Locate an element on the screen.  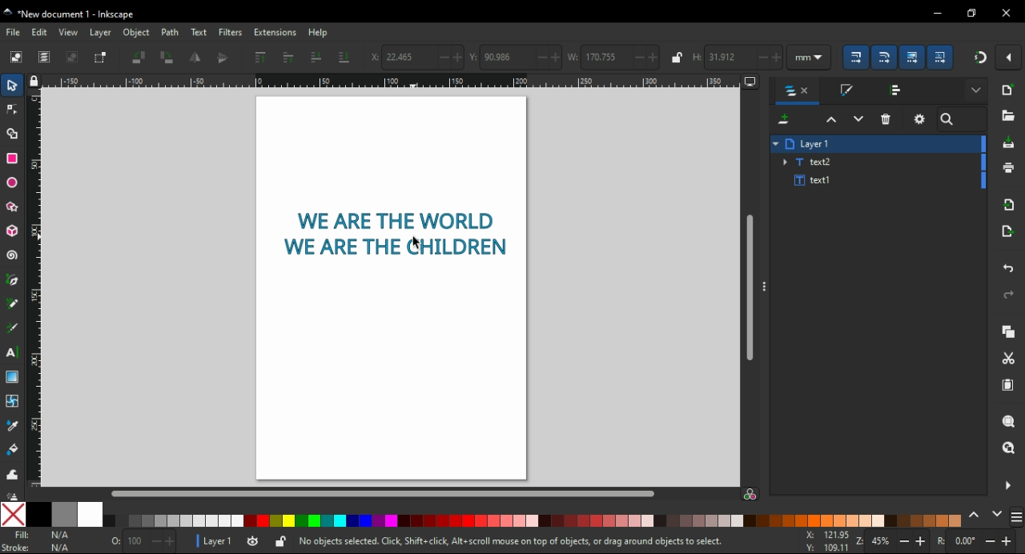
rotation is located at coordinates (977, 541).